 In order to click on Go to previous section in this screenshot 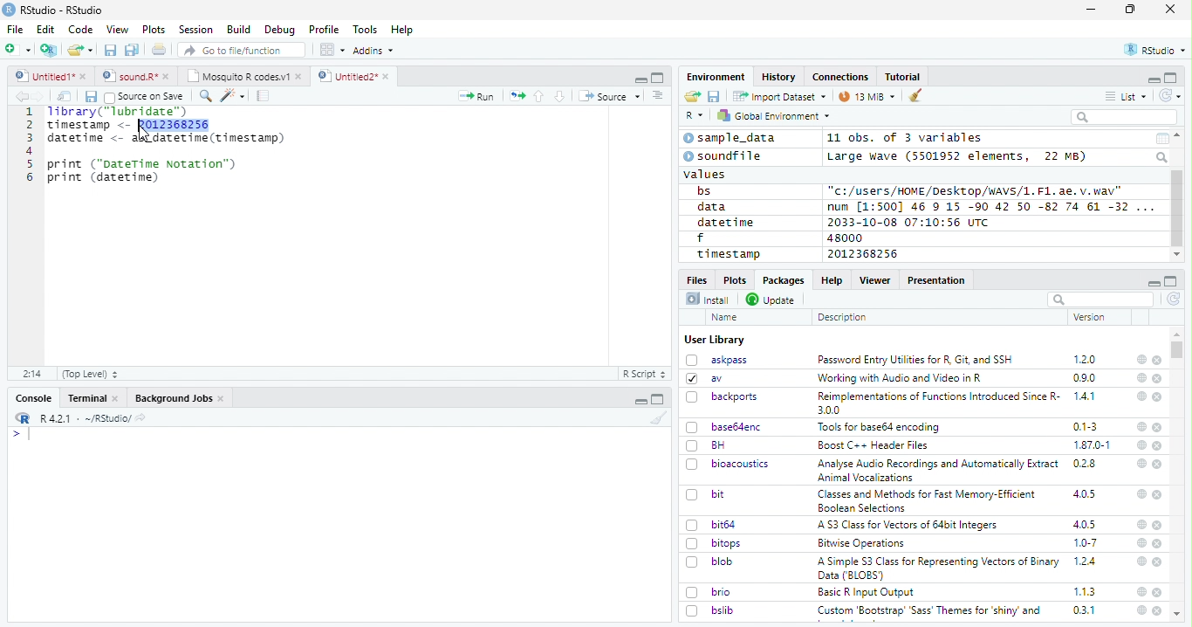, I will do `click(540, 96)`.